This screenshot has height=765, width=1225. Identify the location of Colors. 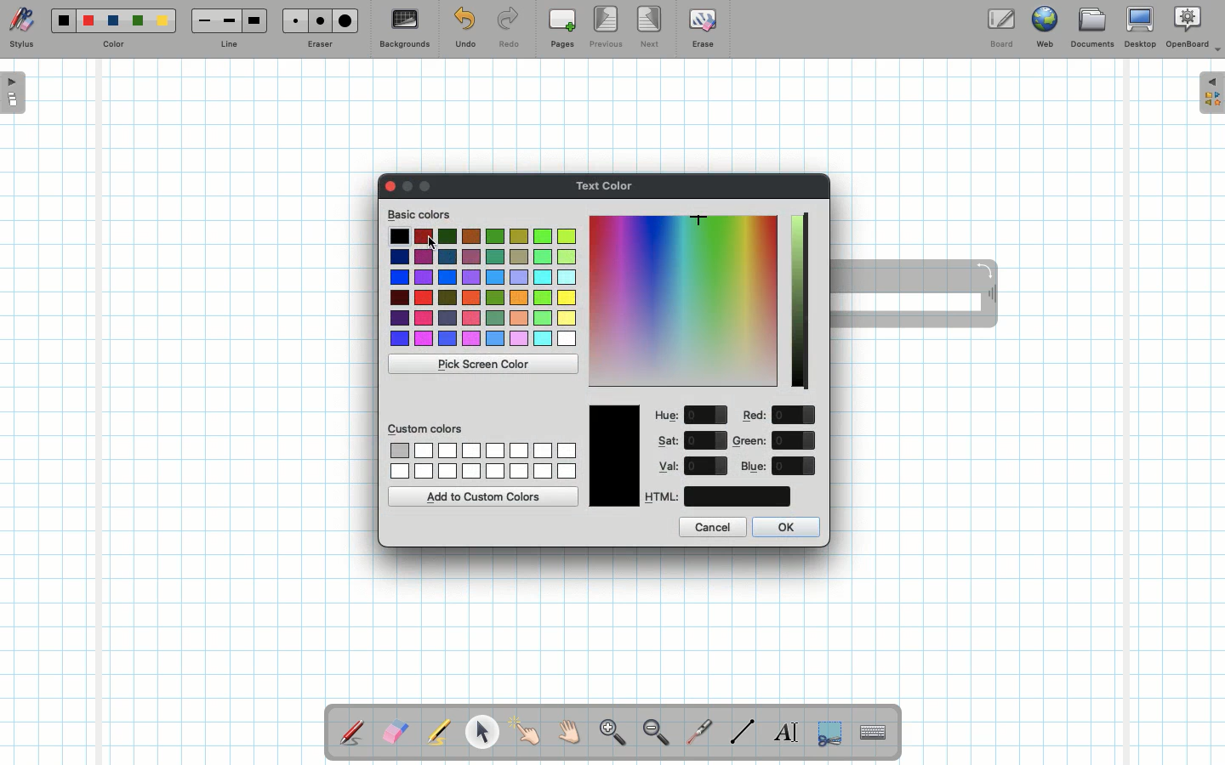
(483, 289).